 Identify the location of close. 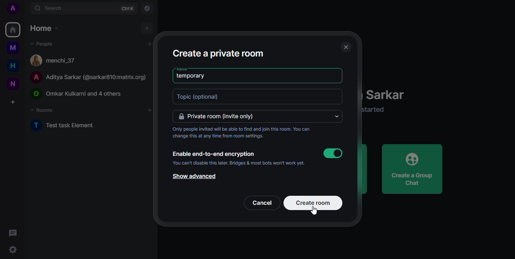
(345, 47).